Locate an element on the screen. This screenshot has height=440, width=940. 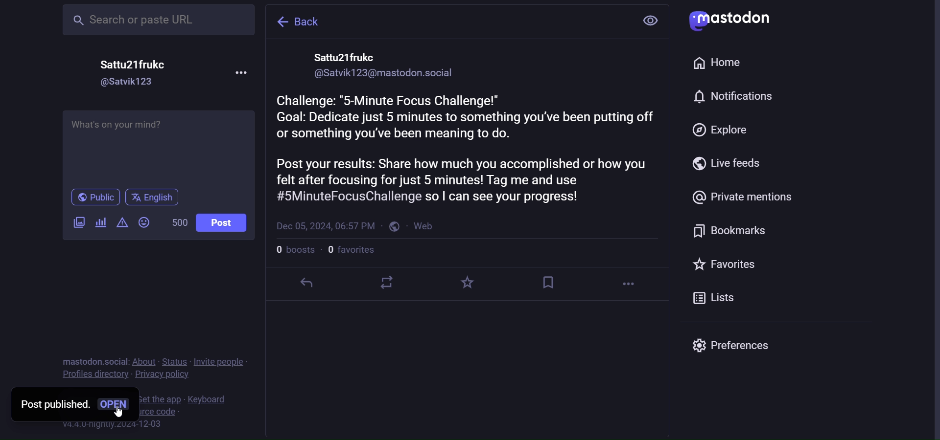
name is located at coordinates (134, 61).